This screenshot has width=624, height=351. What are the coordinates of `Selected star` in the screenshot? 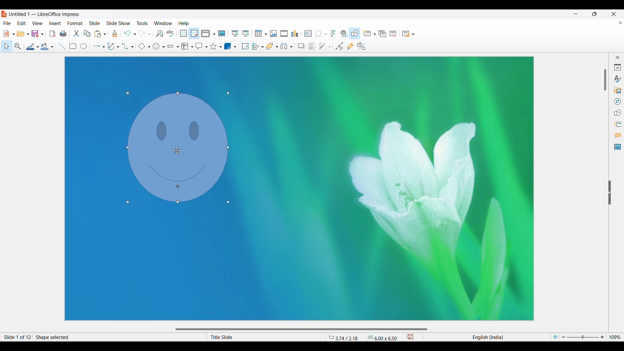 It's located at (214, 46).